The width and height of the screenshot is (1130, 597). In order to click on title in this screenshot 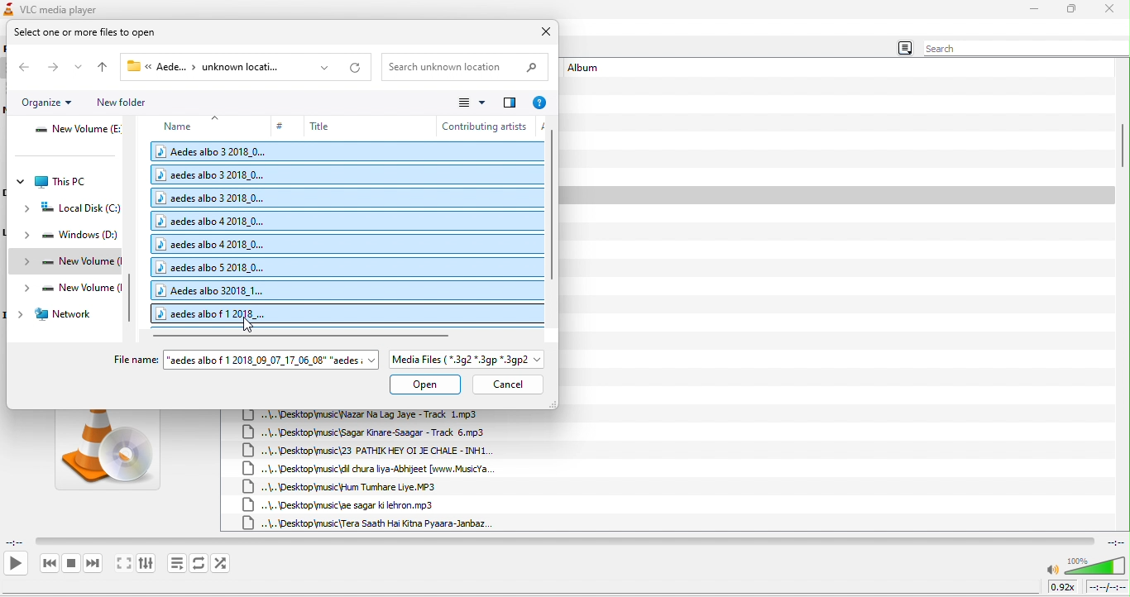, I will do `click(354, 126)`.